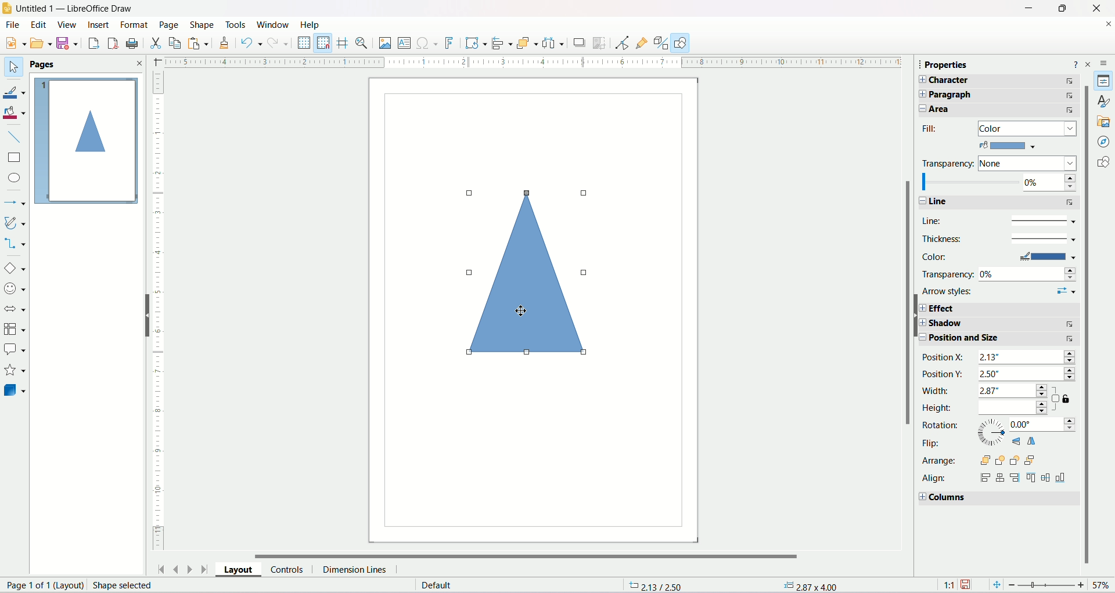 The width and height of the screenshot is (1115, 593). Describe the element at coordinates (75, 8) in the screenshot. I see `Untitled1 - Libreoffice Draw` at that location.